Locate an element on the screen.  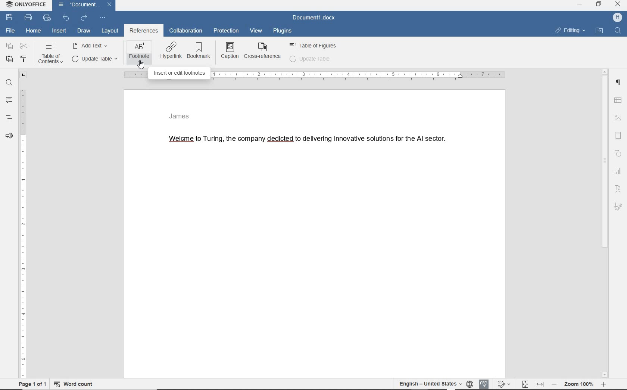
hyperlink is located at coordinates (171, 51).